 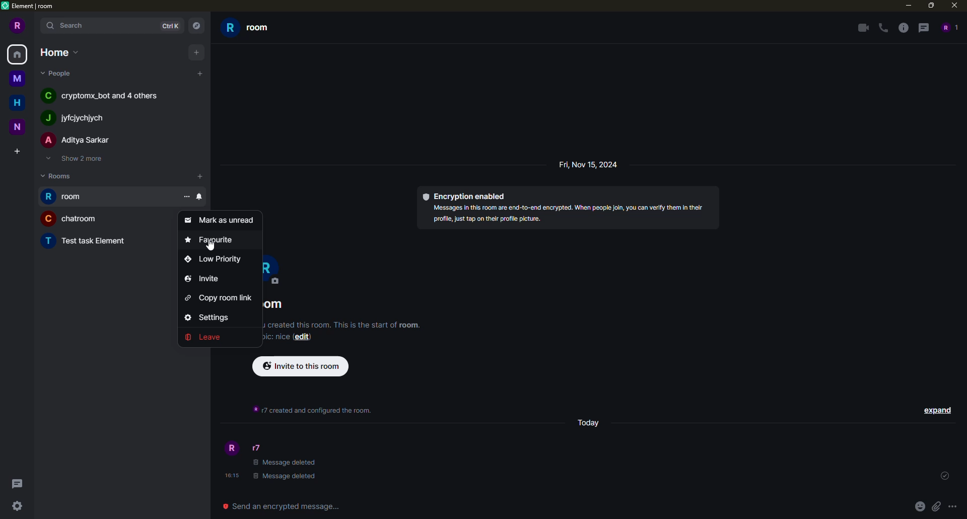 What do you see at coordinates (18, 125) in the screenshot?
I see `n` at bounding box center [18, 125].